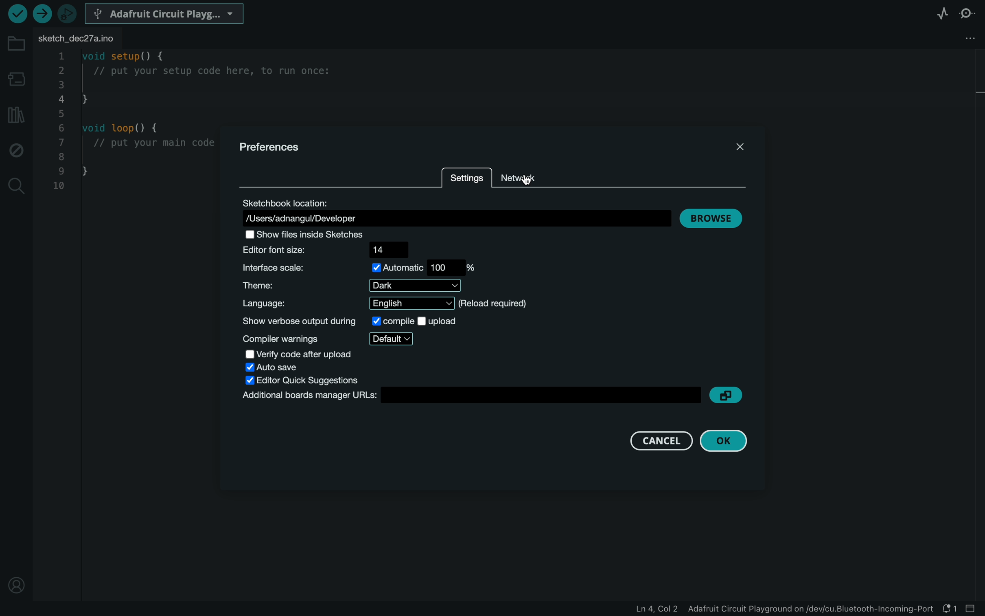  What do you see at coordinates (385, 304) in the screenshot?
I see `language` at bounding box center [385, 304].